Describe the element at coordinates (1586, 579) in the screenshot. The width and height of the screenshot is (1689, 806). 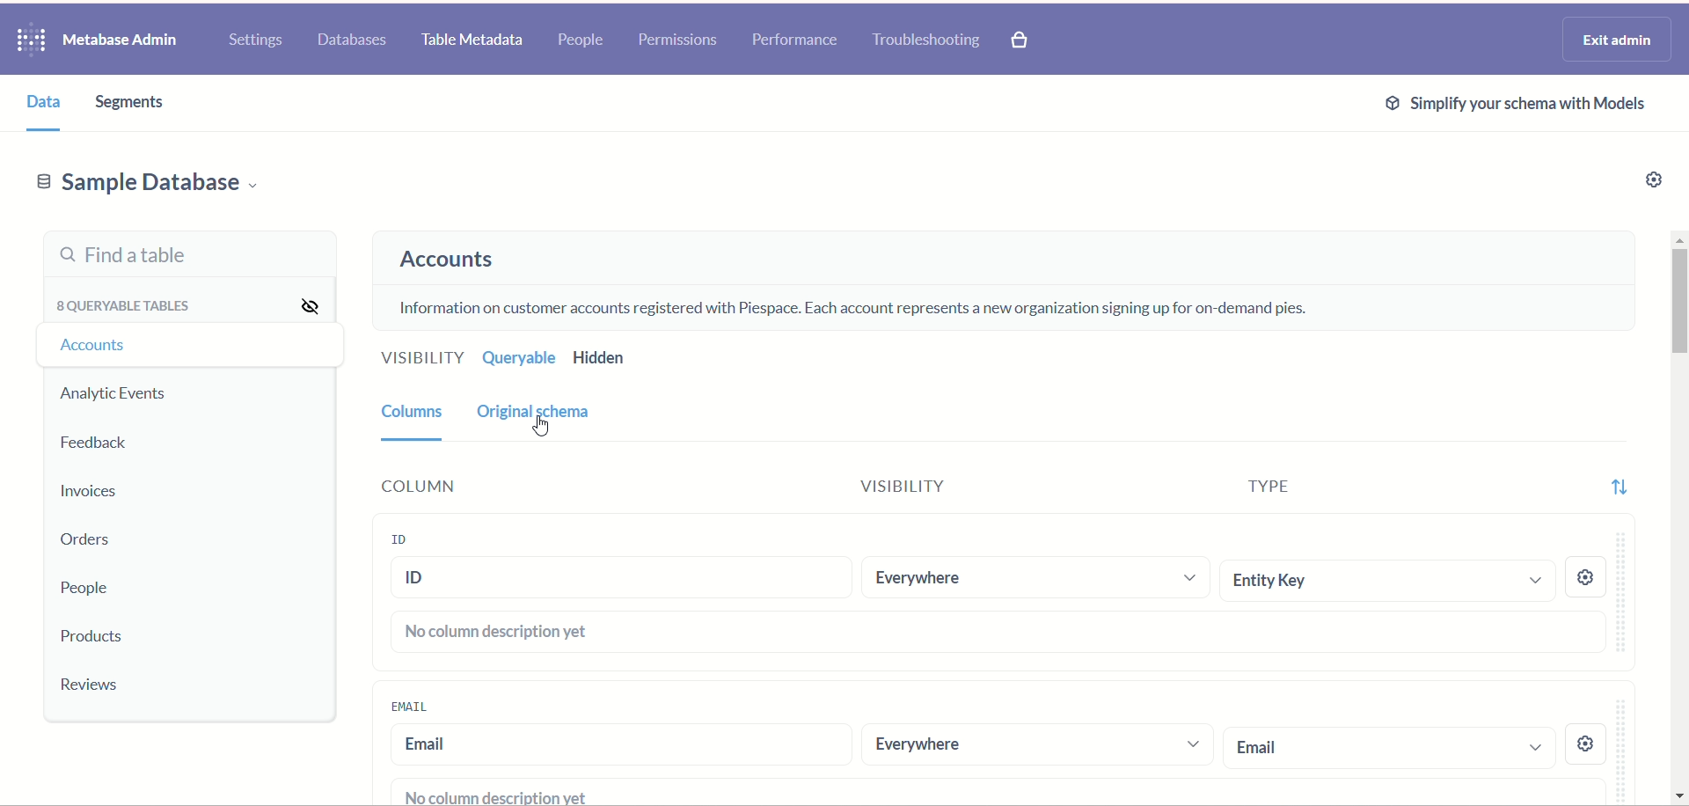
I see `settings` at that location.